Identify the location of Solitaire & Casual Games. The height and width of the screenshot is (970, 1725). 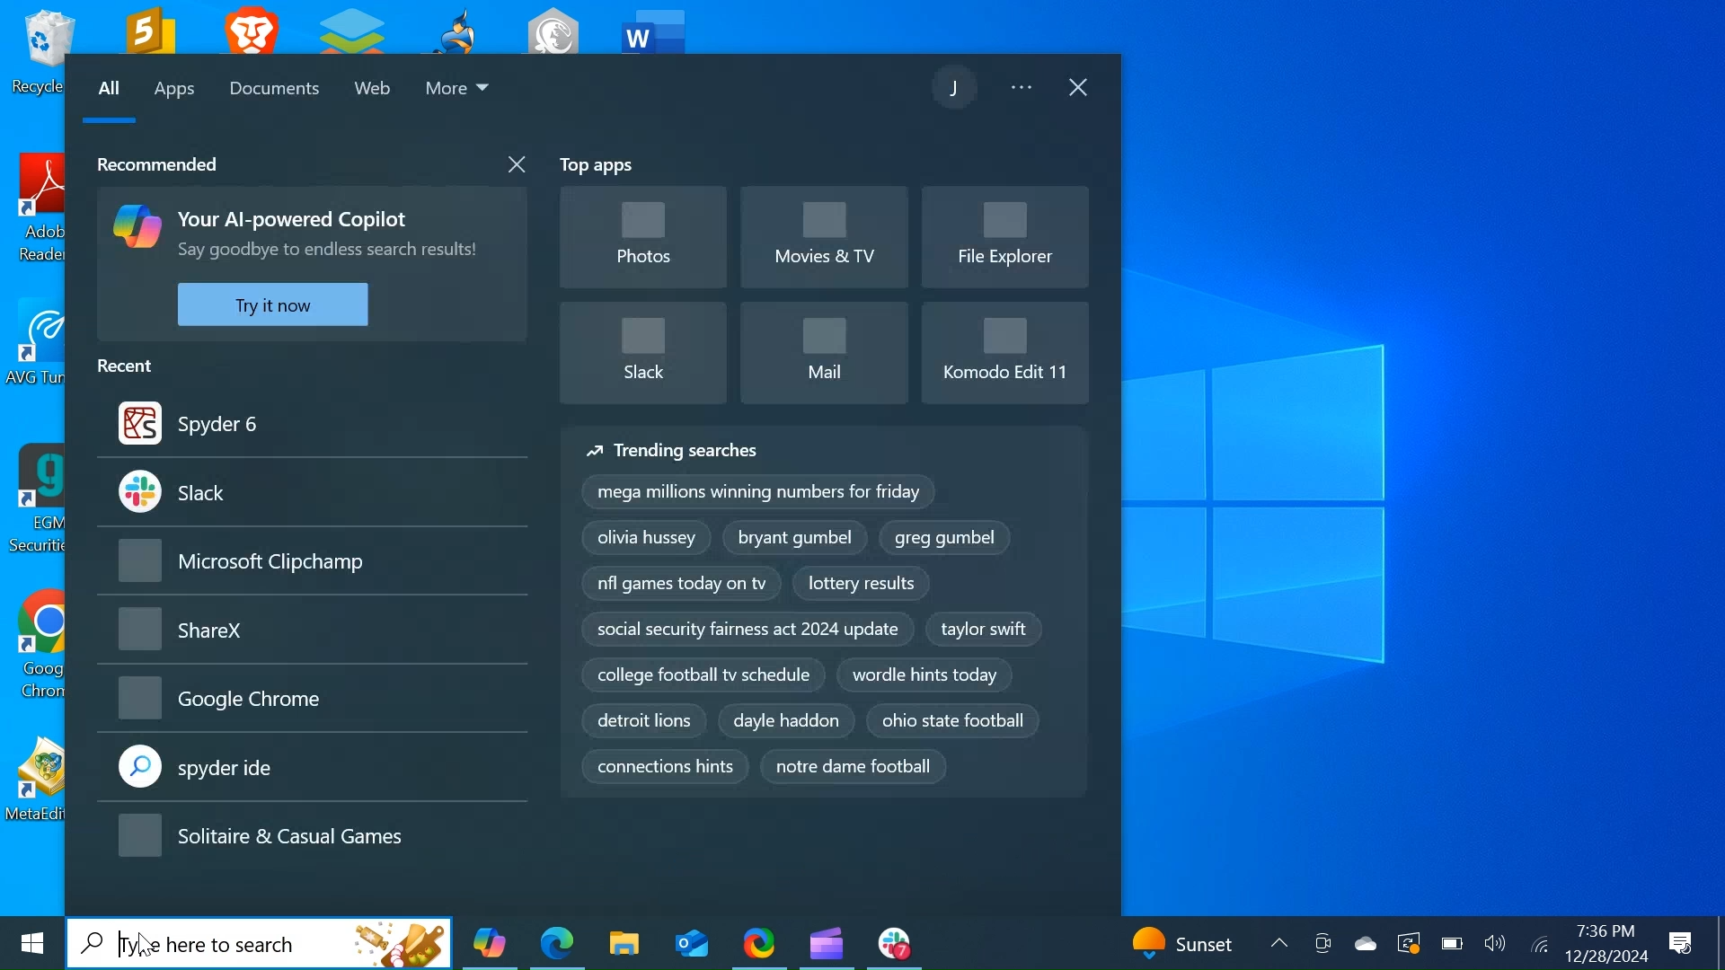
(303, 838).